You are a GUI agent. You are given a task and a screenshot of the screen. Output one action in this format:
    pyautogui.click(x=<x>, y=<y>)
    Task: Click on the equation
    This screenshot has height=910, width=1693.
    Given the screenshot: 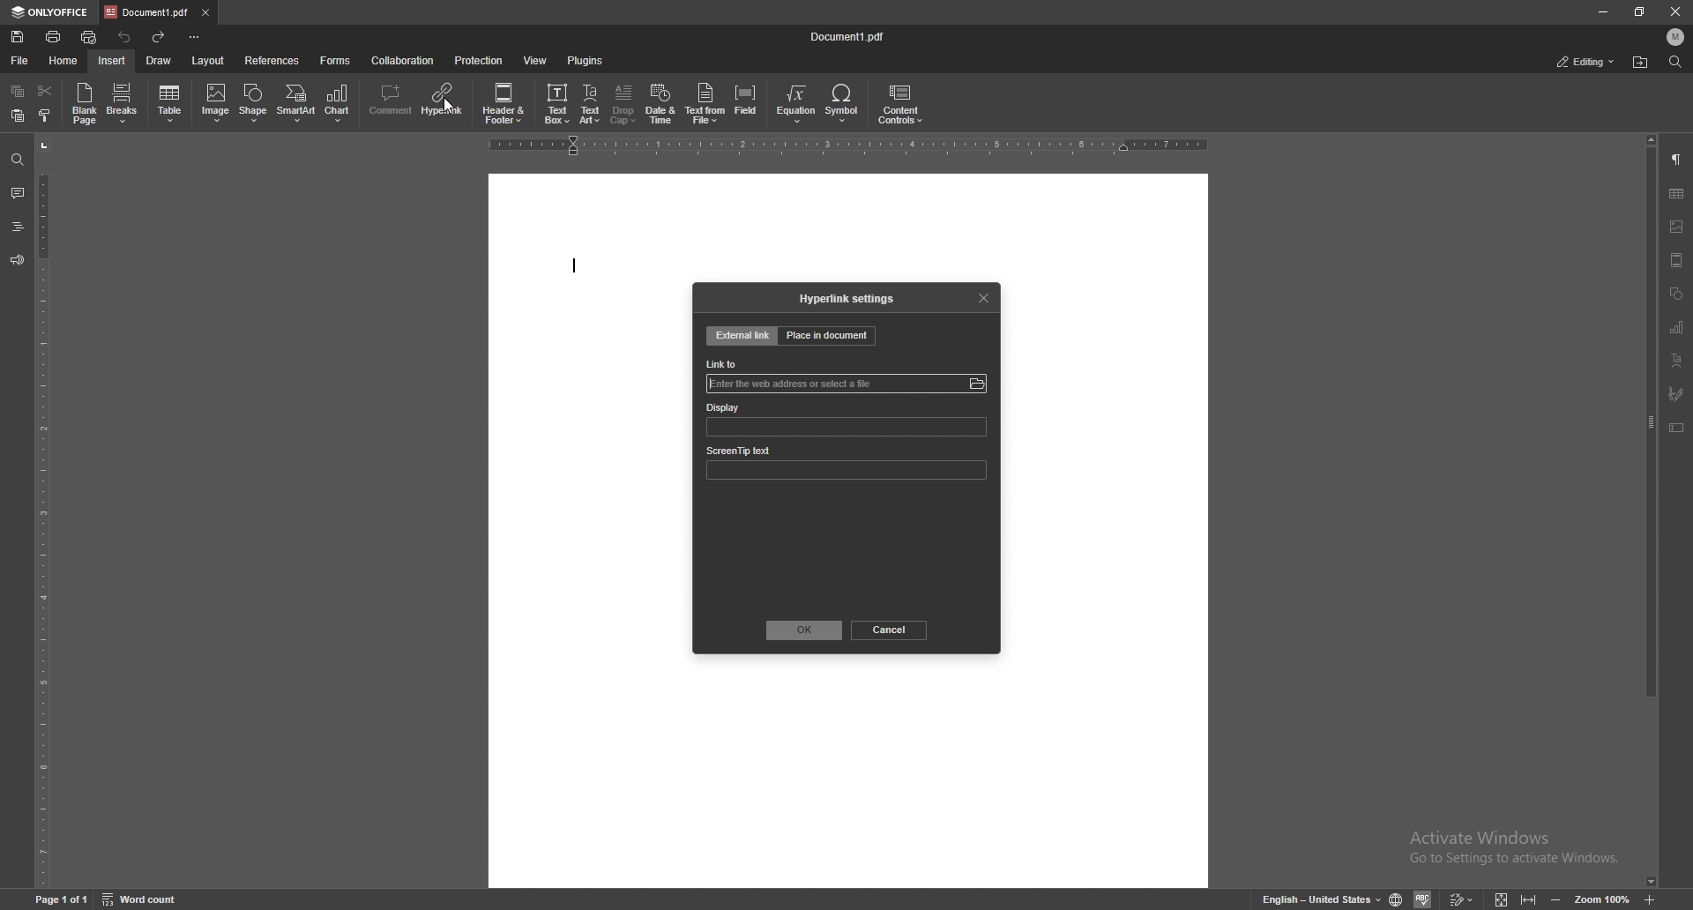 What is the action you would take?
    pyautogui.click(x=799, y=104)
    